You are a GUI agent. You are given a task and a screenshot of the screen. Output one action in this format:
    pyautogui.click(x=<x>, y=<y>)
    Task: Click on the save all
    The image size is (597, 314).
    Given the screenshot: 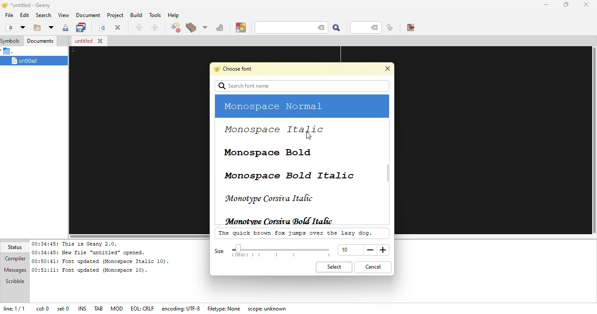 What is the action you would take?
    pyautogui.click(x=82, y=27)
    